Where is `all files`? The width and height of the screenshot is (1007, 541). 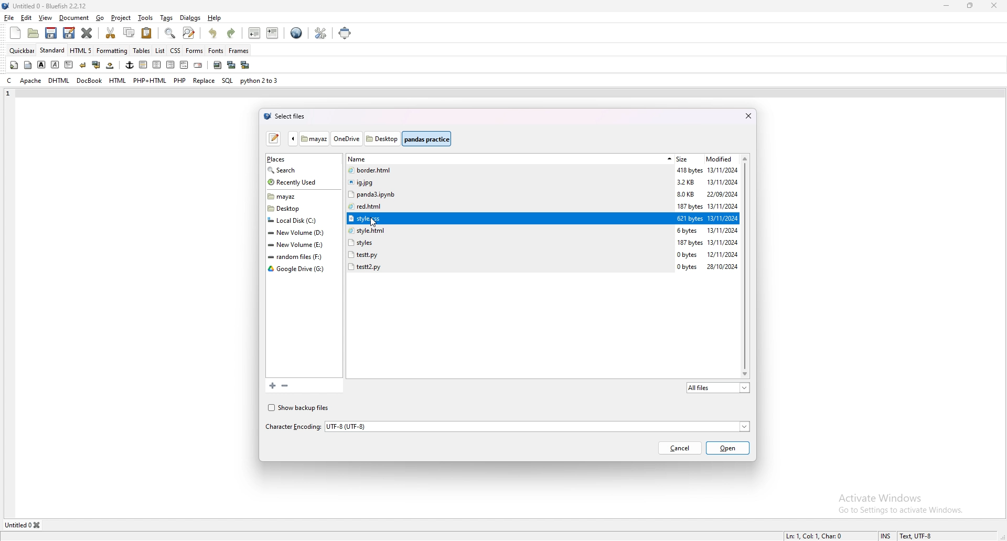
all files is located at coordinates (719, 387).